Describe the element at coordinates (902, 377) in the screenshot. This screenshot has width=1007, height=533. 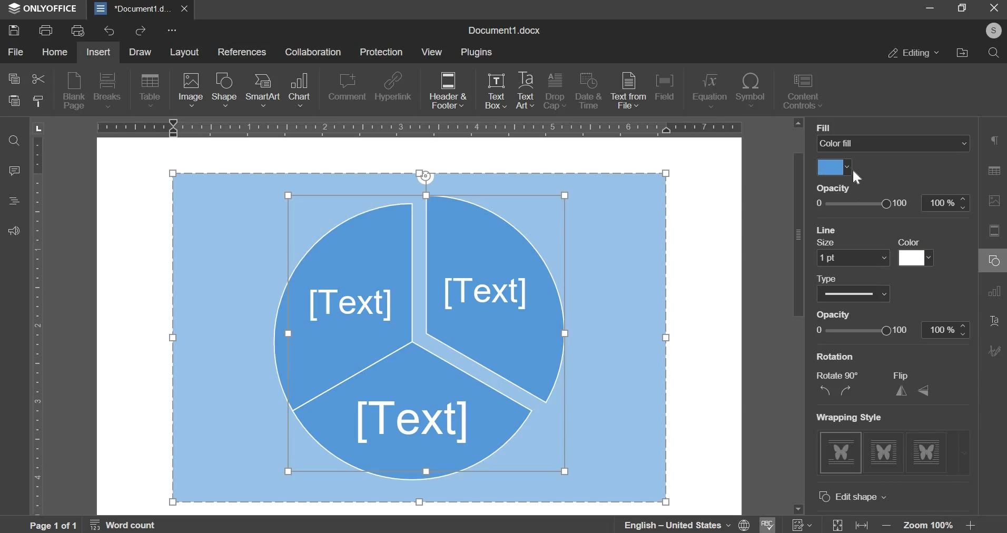
I see `` at that location.